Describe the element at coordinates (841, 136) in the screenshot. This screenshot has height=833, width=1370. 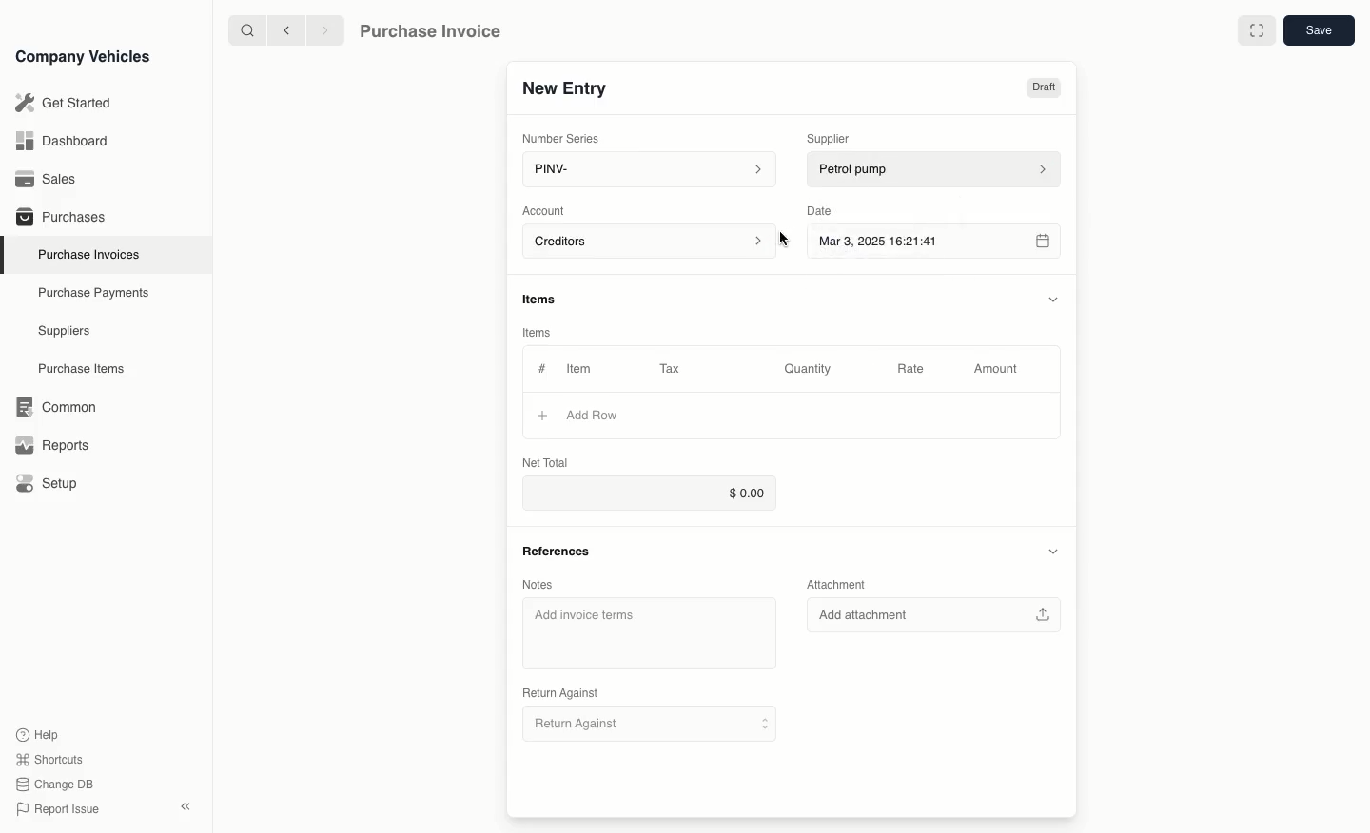
I see `Supplier` at that location.